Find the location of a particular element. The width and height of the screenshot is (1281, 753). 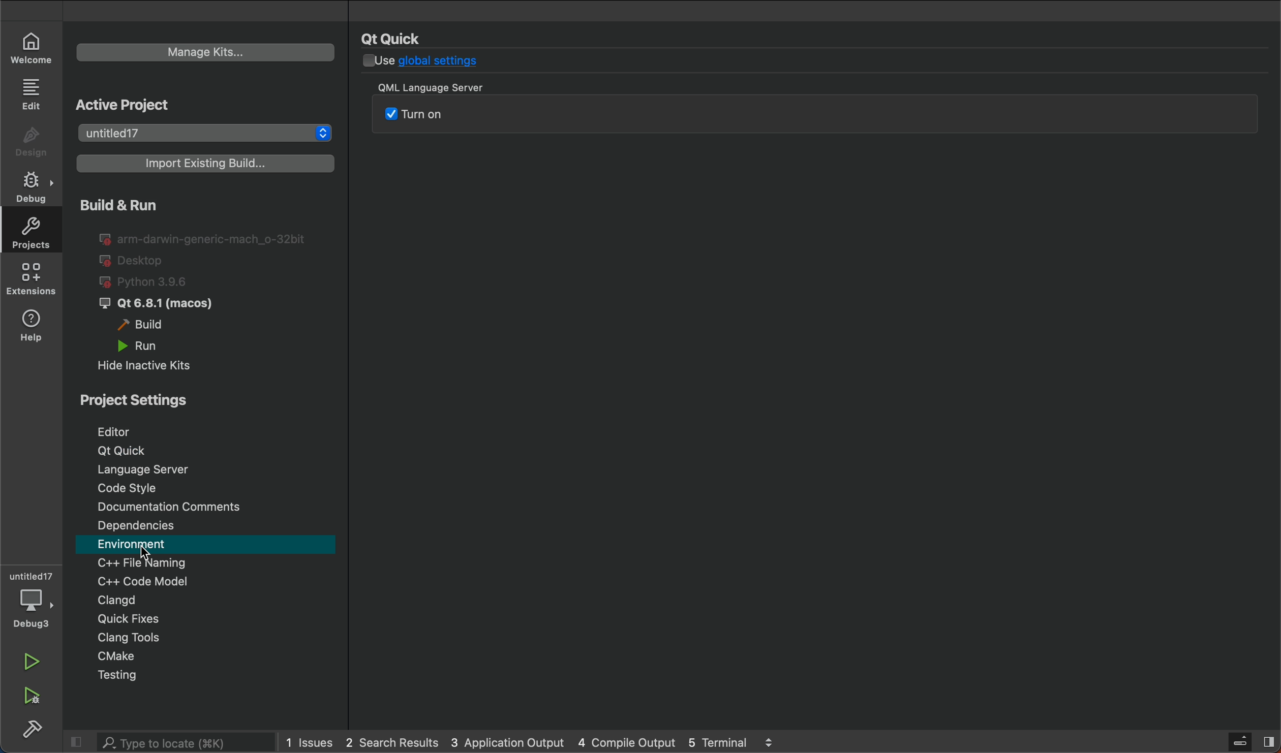

cmake is located at coordinates (214, 656).